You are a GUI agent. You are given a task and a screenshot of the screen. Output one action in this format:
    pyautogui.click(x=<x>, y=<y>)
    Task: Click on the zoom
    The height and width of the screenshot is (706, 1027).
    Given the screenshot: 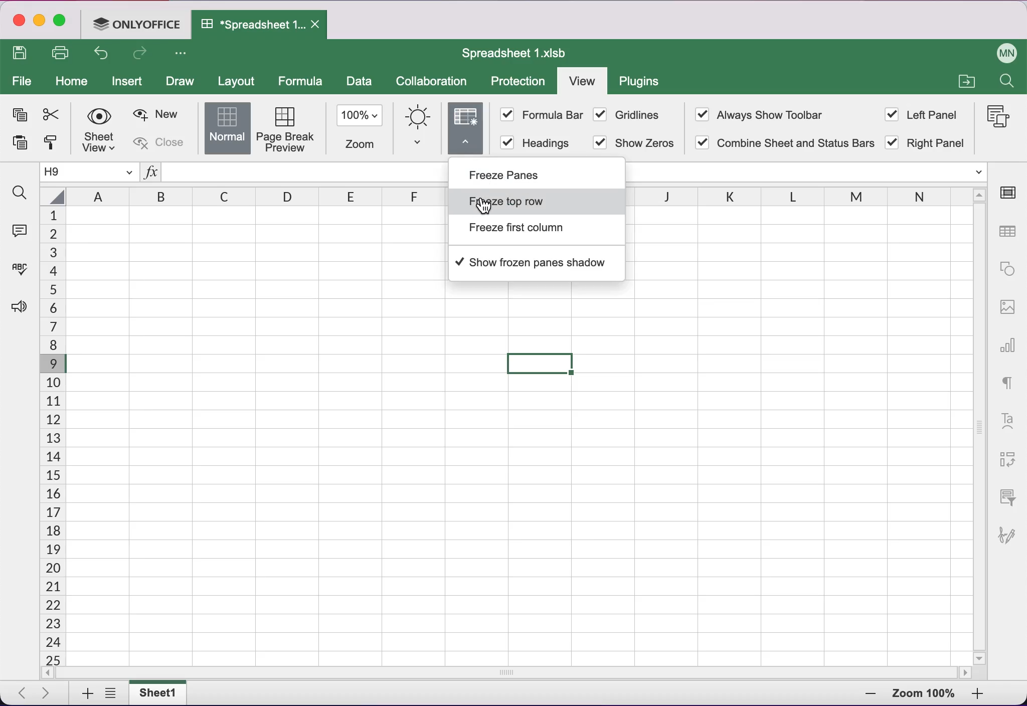 What is the action you would take?
    pyautogui.click(x=923, y=693)
    